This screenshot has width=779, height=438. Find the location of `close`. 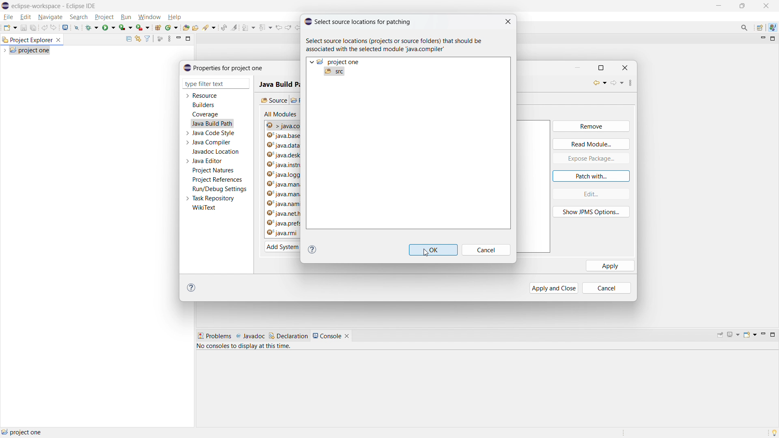

close is located at coordinates (766, 6).